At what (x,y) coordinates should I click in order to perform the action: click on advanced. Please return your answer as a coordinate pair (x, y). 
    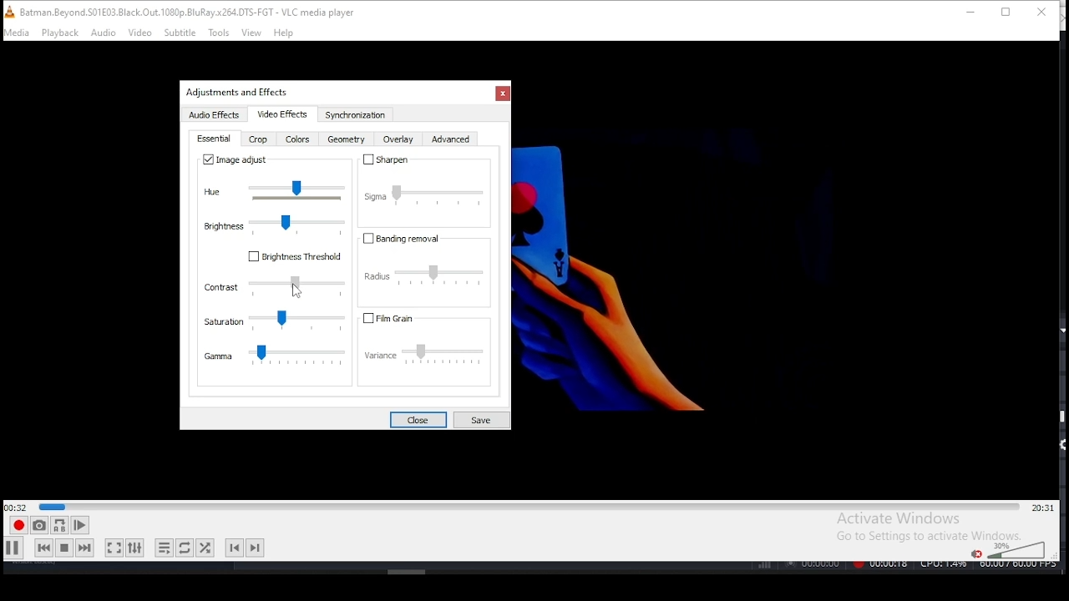
    Looking at the image, I should click on (451, 142).